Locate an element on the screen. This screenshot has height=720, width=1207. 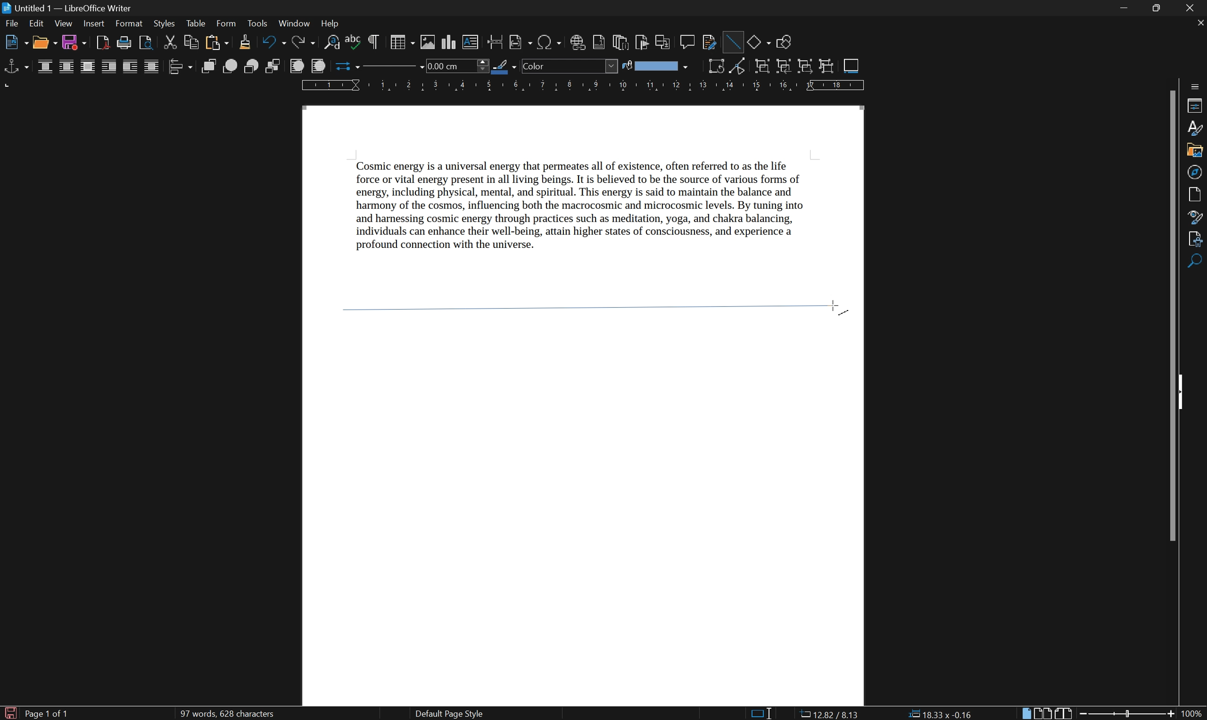
insert line is located at coordinates (732, 40).